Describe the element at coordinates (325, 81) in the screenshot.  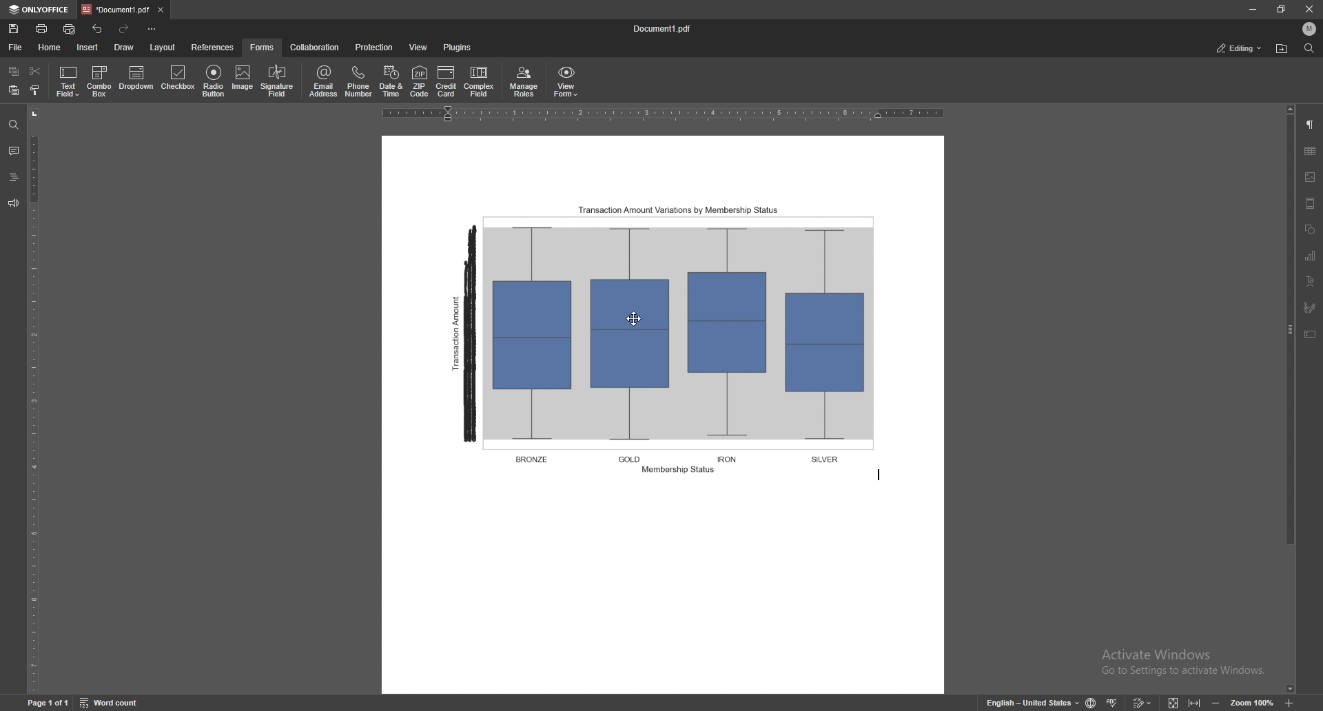
I see `email address` at that location.